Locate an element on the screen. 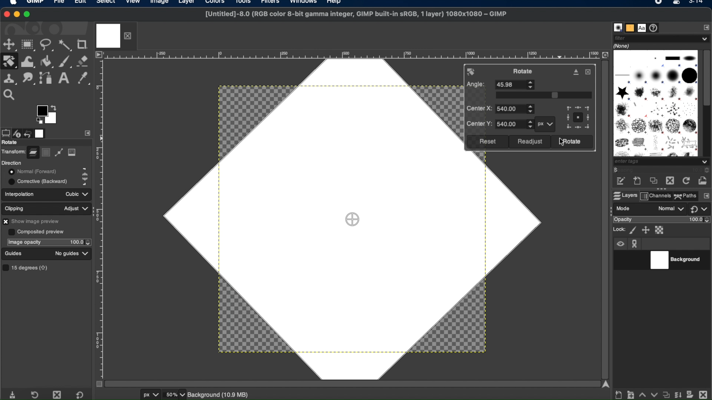 The image size is (712, 400). tags dropdown is located at coordinates (662, 162).